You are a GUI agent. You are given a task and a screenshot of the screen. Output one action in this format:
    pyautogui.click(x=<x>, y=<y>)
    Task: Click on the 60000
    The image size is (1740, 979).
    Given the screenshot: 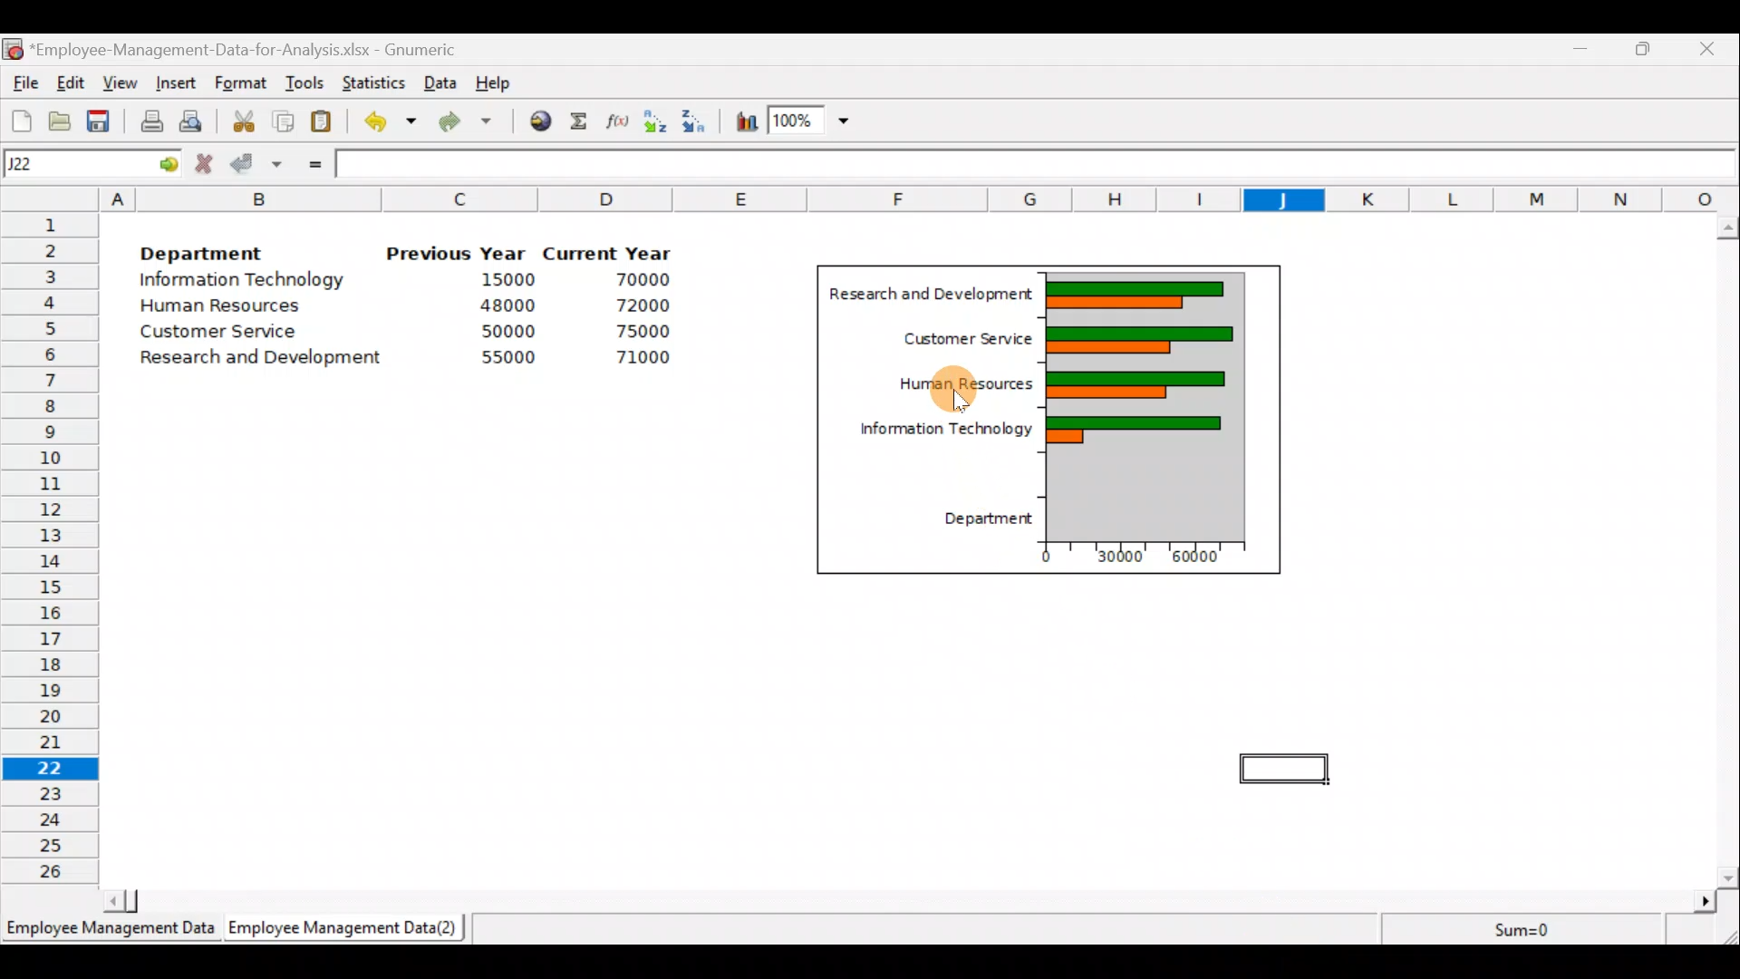 What is the action you would take?
    pyautogui.click(x=1200, y=560)
    